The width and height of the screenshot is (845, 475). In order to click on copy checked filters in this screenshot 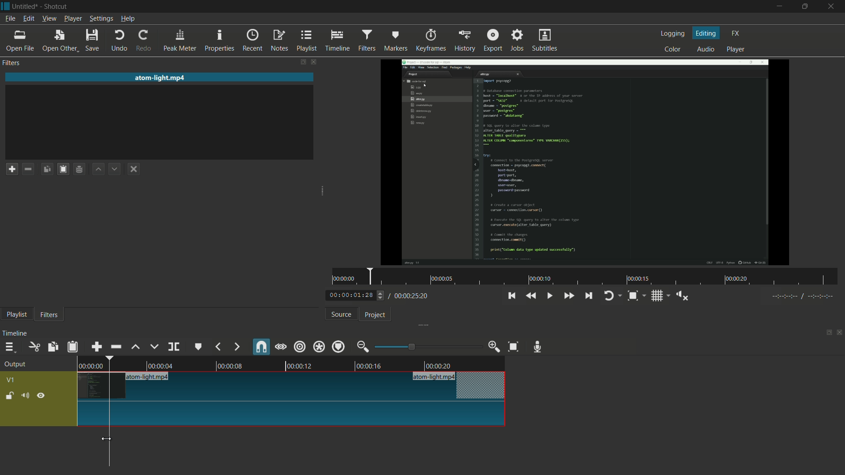, I will do `click(54, 347)`.